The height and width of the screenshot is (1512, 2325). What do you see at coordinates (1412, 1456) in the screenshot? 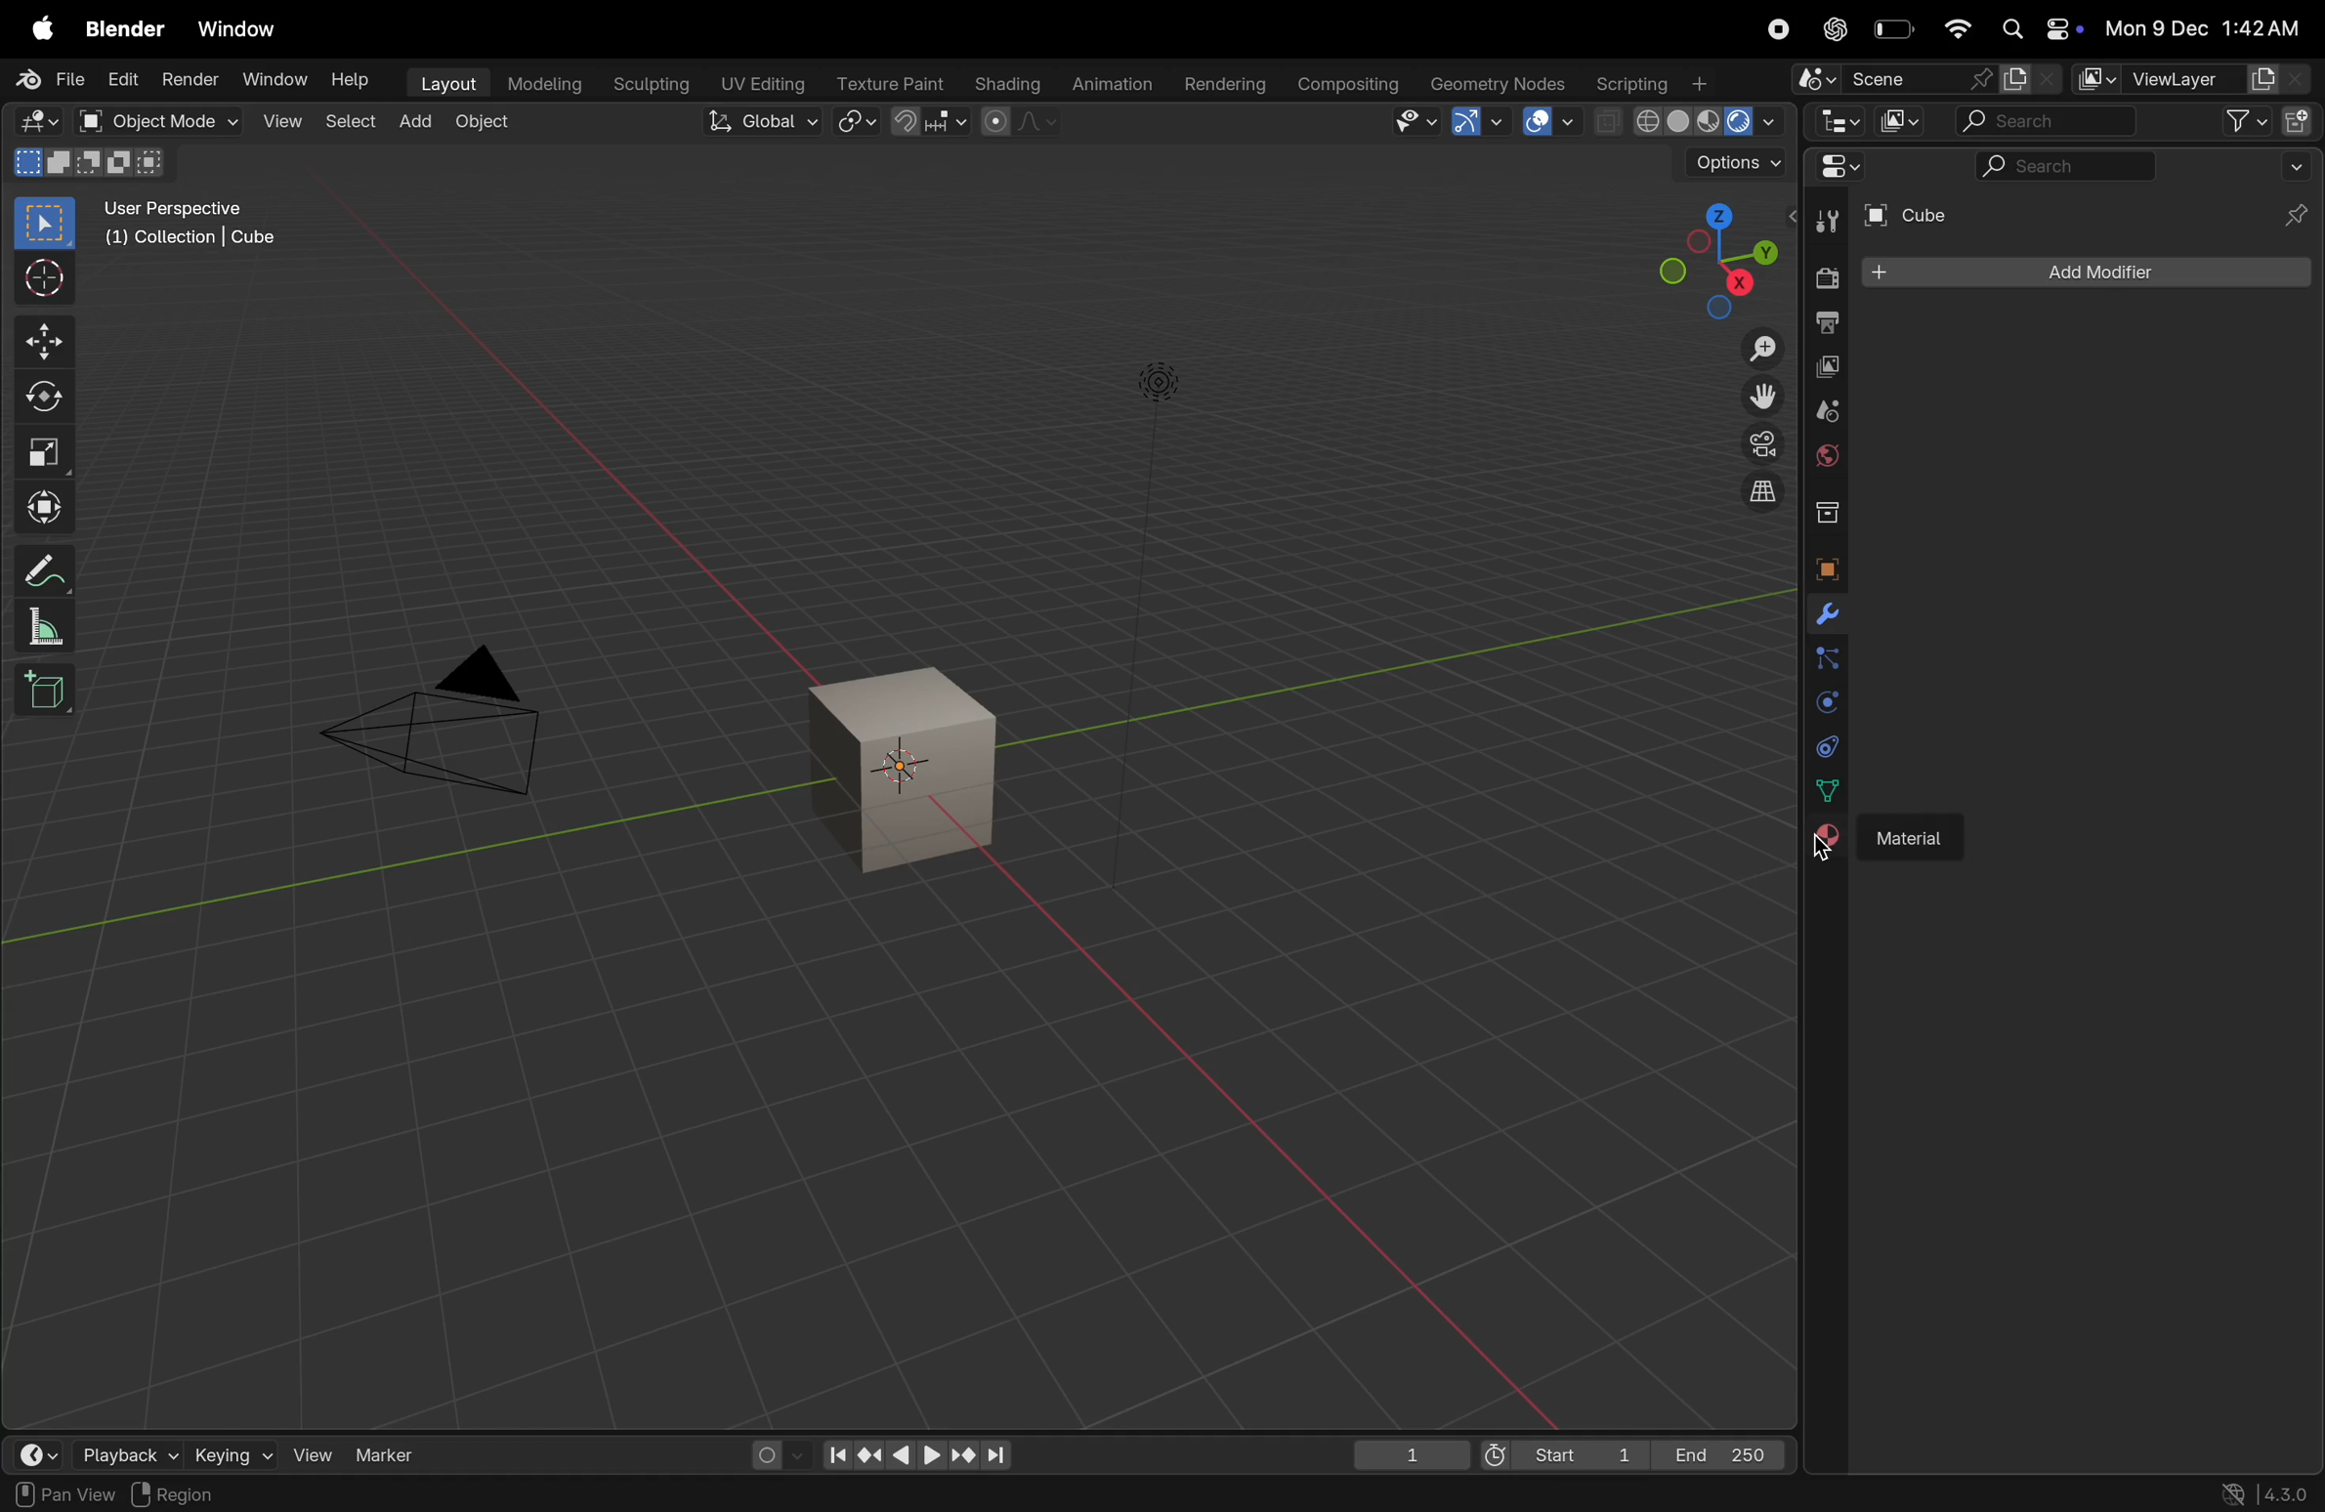
I see `1` at bounding box center [1412, 1456].